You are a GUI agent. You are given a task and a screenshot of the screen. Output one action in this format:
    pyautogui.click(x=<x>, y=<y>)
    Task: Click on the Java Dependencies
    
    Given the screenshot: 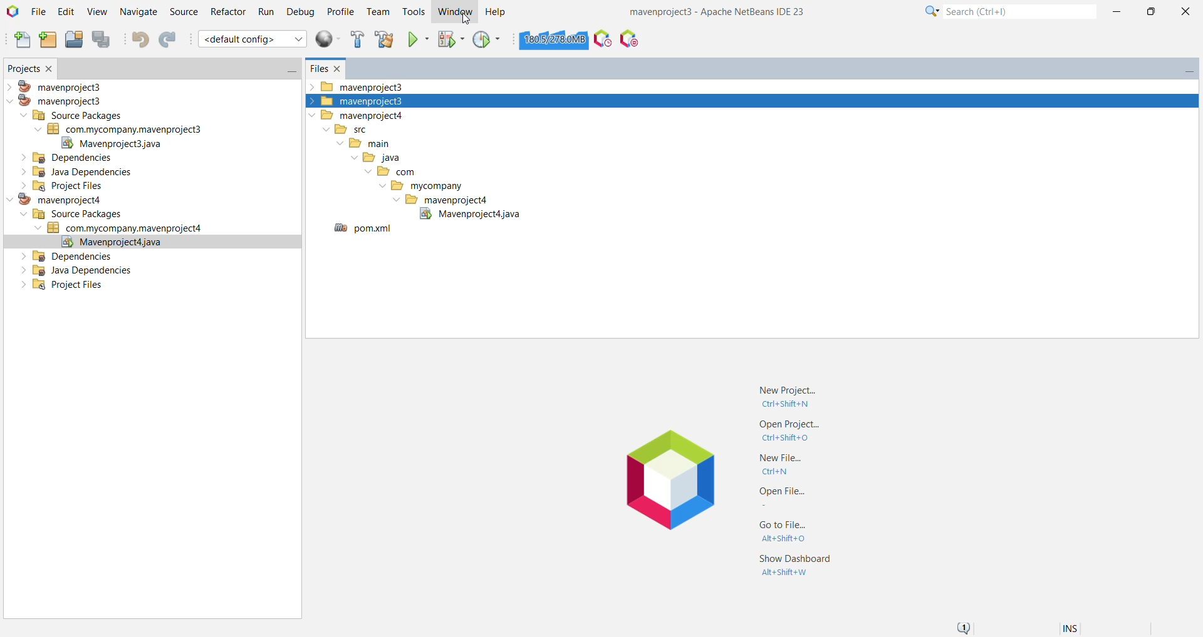 What is the action you would take?
    pyautogui.click(x=73, y=173)
    